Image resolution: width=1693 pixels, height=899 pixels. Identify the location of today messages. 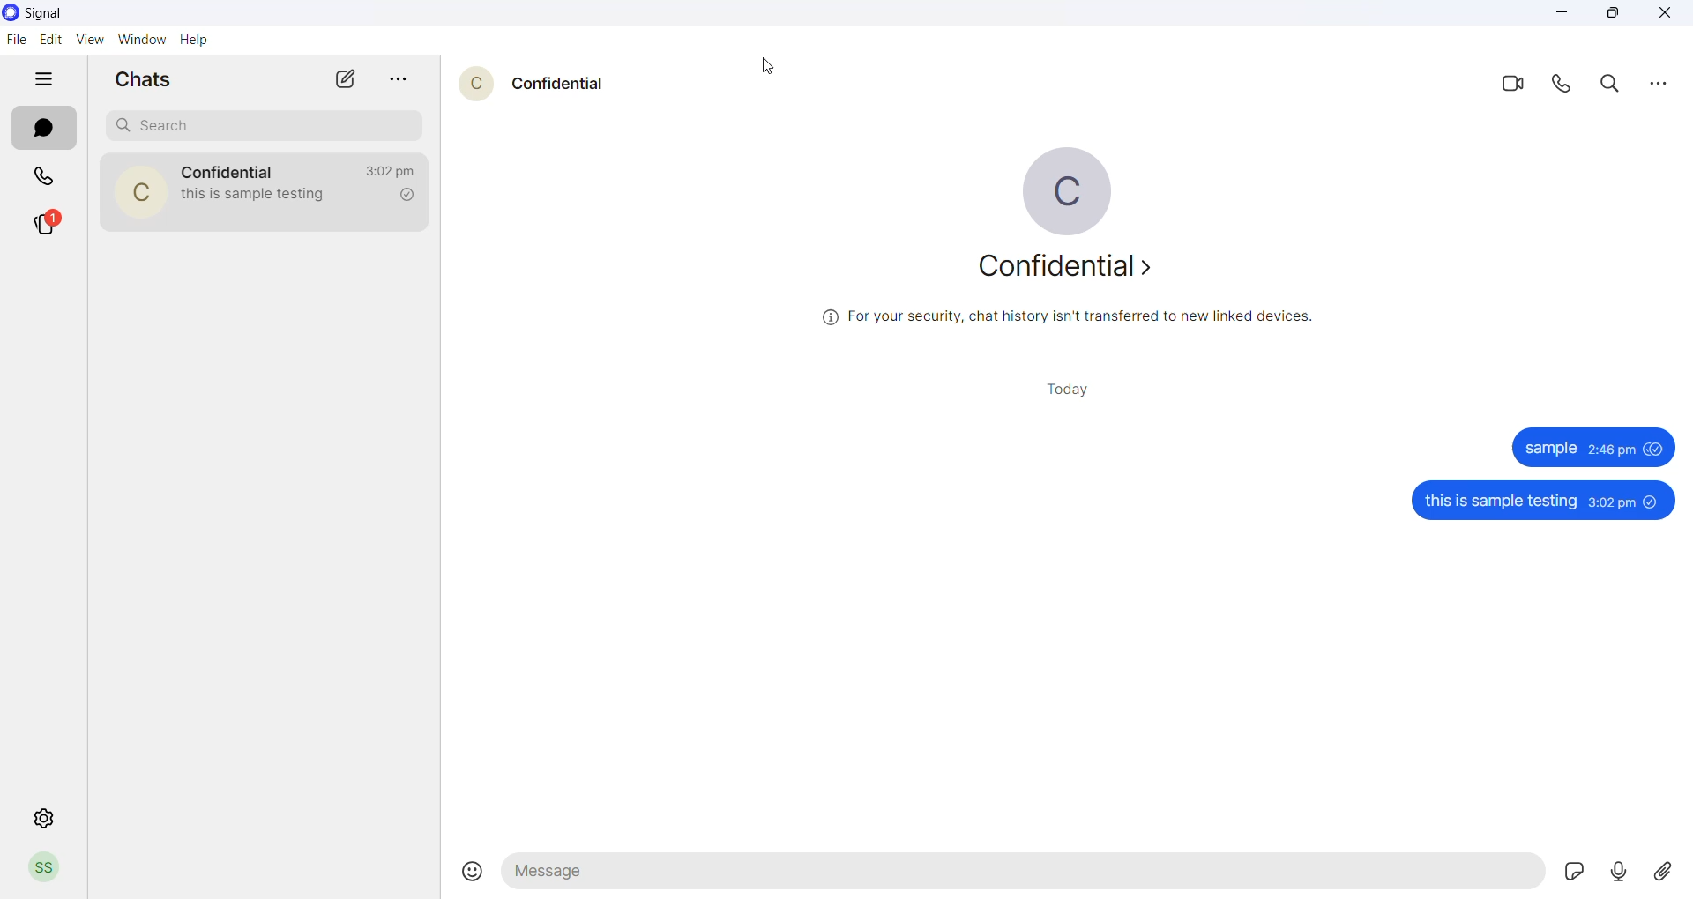
(1067, 390).